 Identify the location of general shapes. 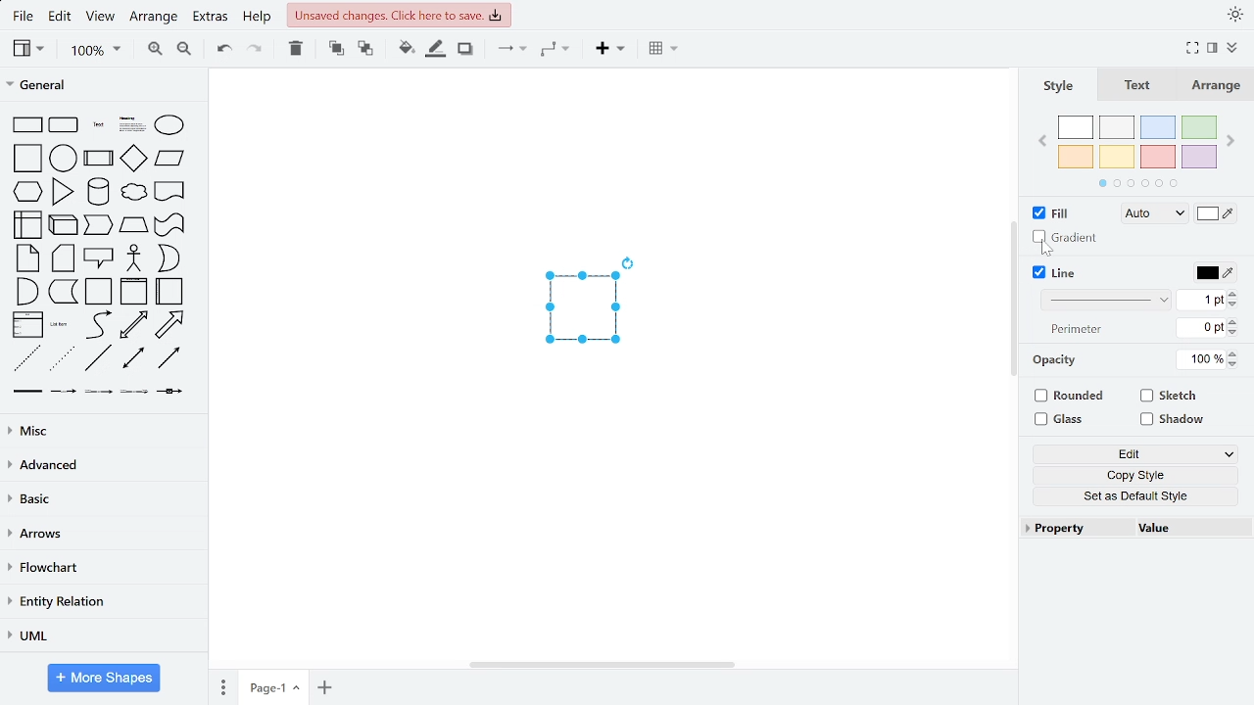
(95, 225).